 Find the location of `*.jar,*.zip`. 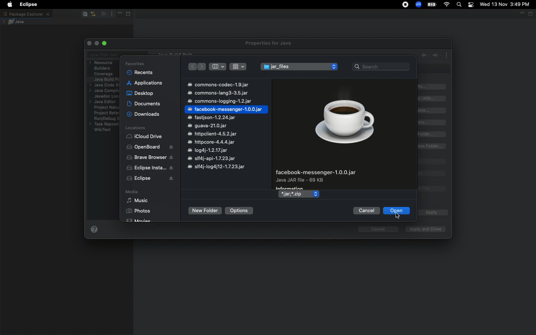

*.jar,*.zip is located at coordinates (294, 194).